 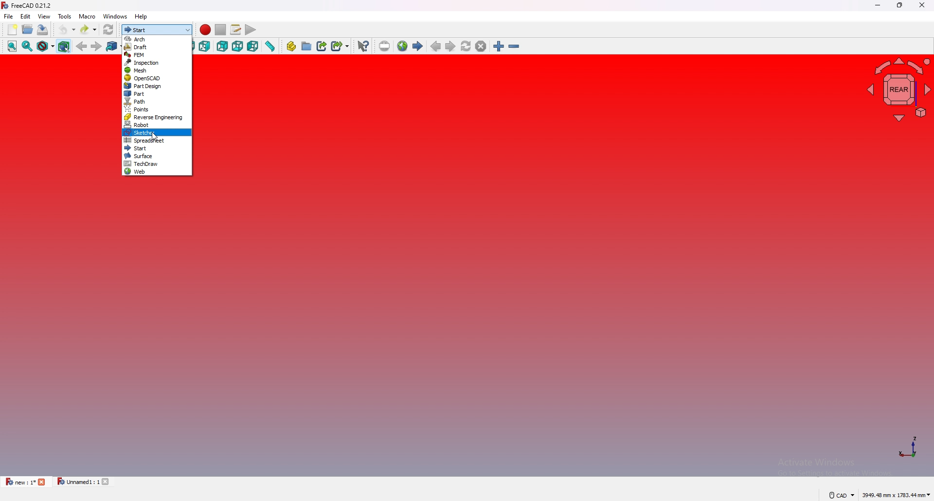 I want to click on whats this?, so click(x=363, y=46).